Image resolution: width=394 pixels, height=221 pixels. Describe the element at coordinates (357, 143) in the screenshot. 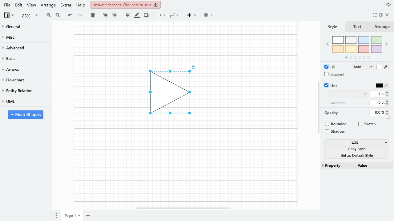

I see `Edit` at that location.